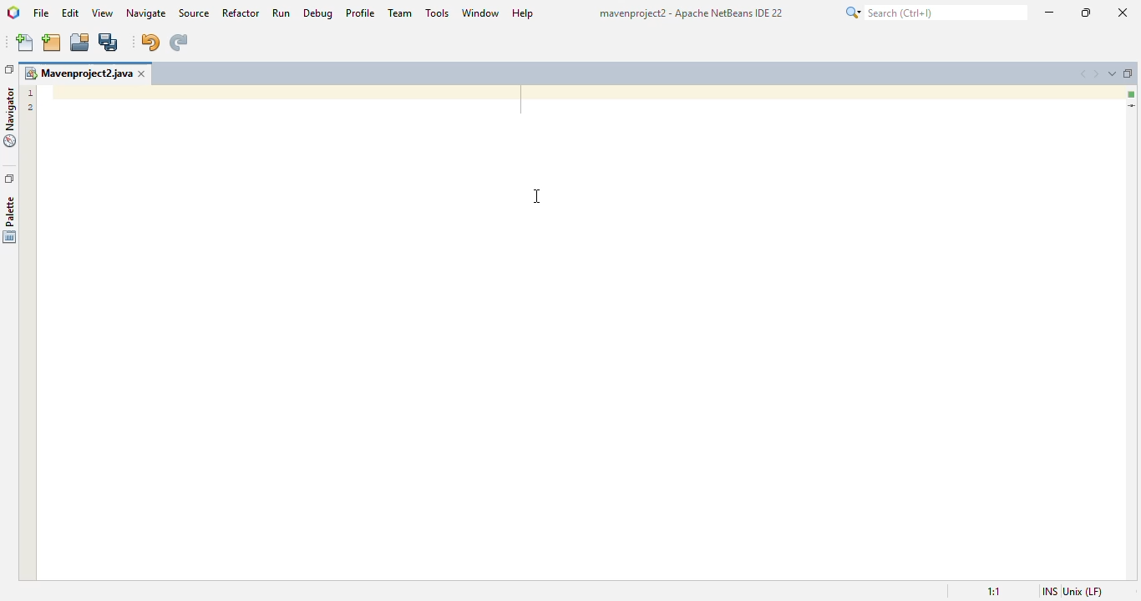 The image size is (1141, 601). Describe the element at coordinates (241, 13) in the screenshot. I see `refactor` at that location.